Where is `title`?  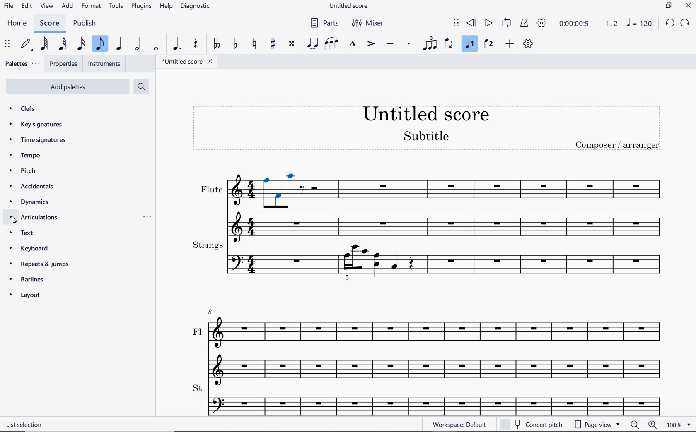 title is located at coordinates (429, 131).